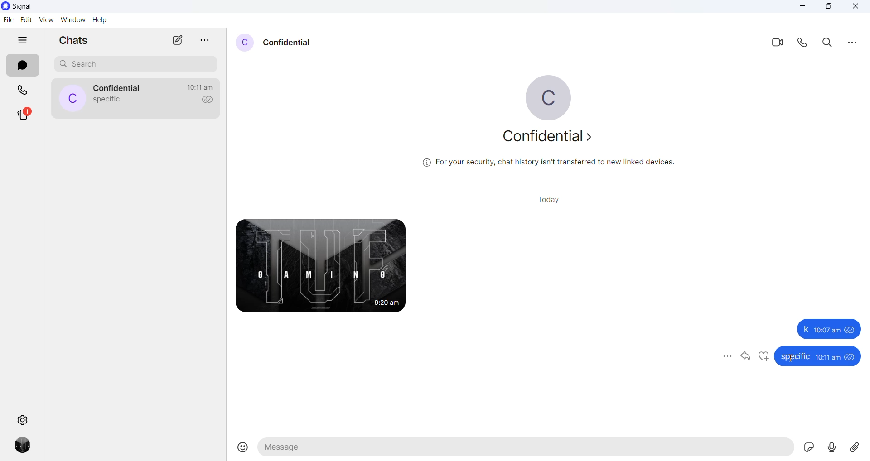 The height and width of the screenshot is (461, 870). I want to click on 10:07 am, so click(826, 329).